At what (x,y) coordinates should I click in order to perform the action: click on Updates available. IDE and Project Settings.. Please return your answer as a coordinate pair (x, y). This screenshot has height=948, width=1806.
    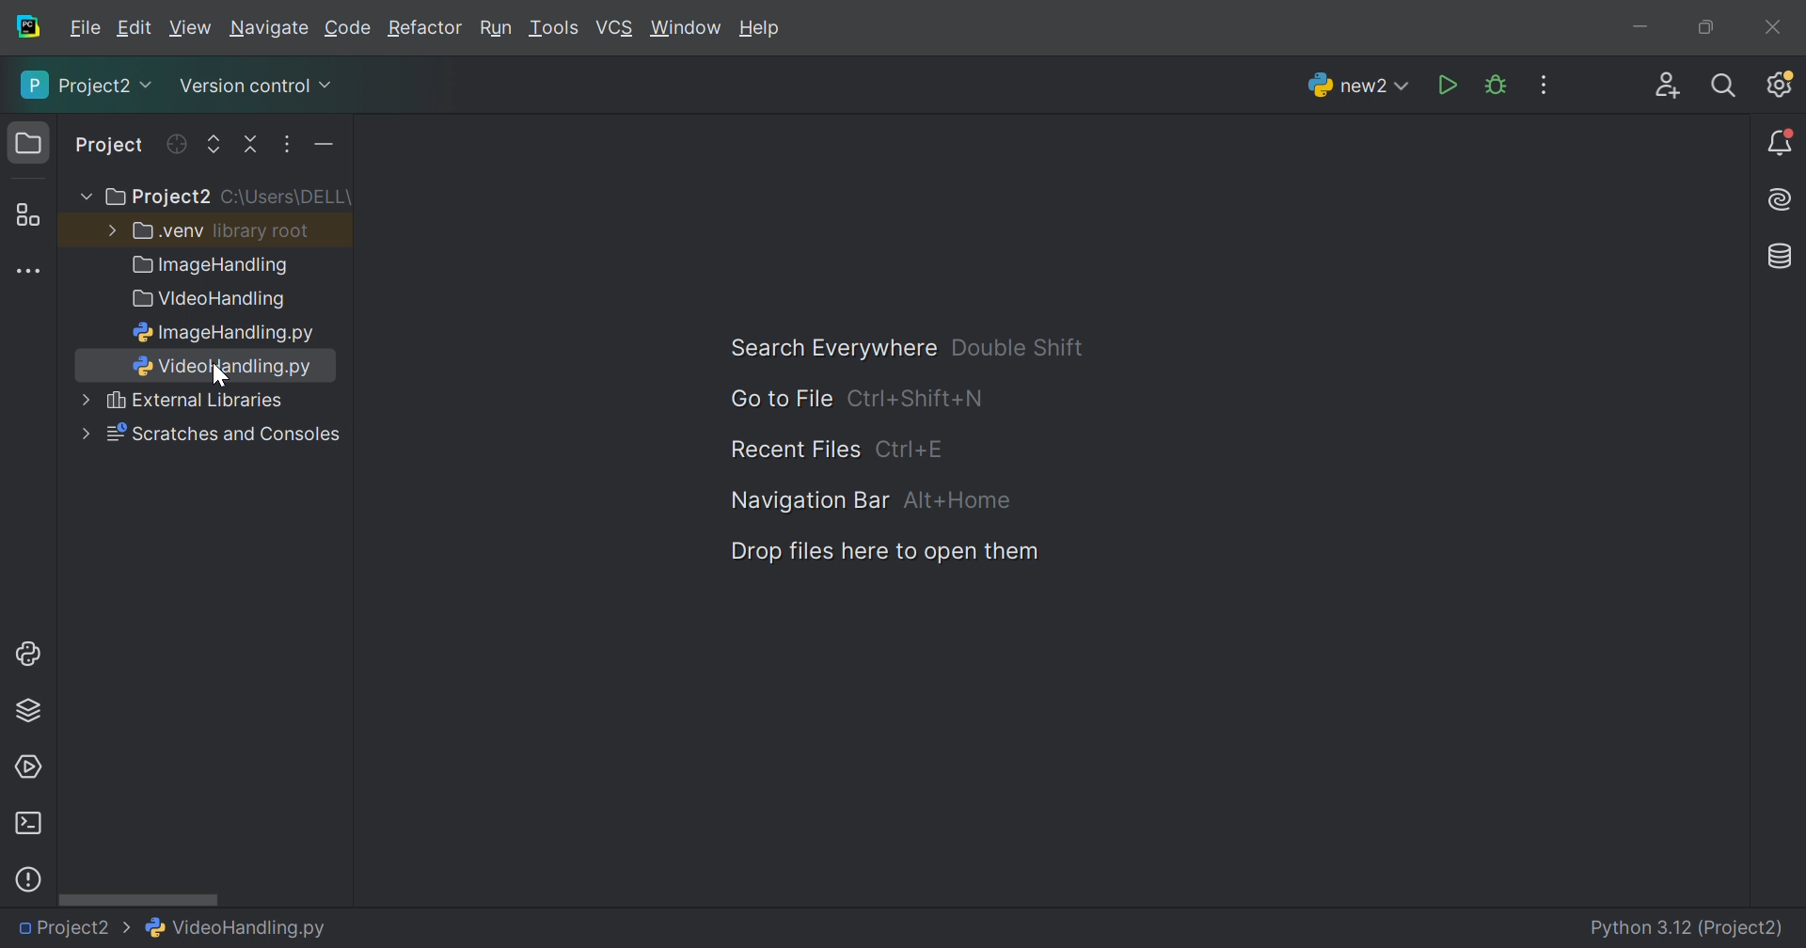
    Looking at the image, I should click on (1779, 84).